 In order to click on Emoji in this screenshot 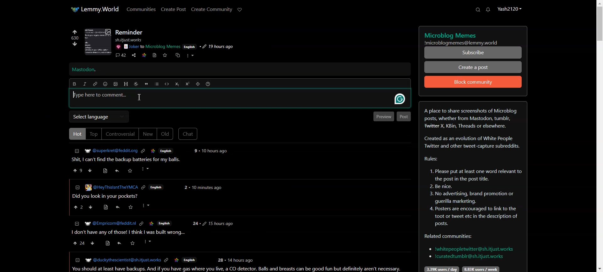, I will do `click(106, 84)`.